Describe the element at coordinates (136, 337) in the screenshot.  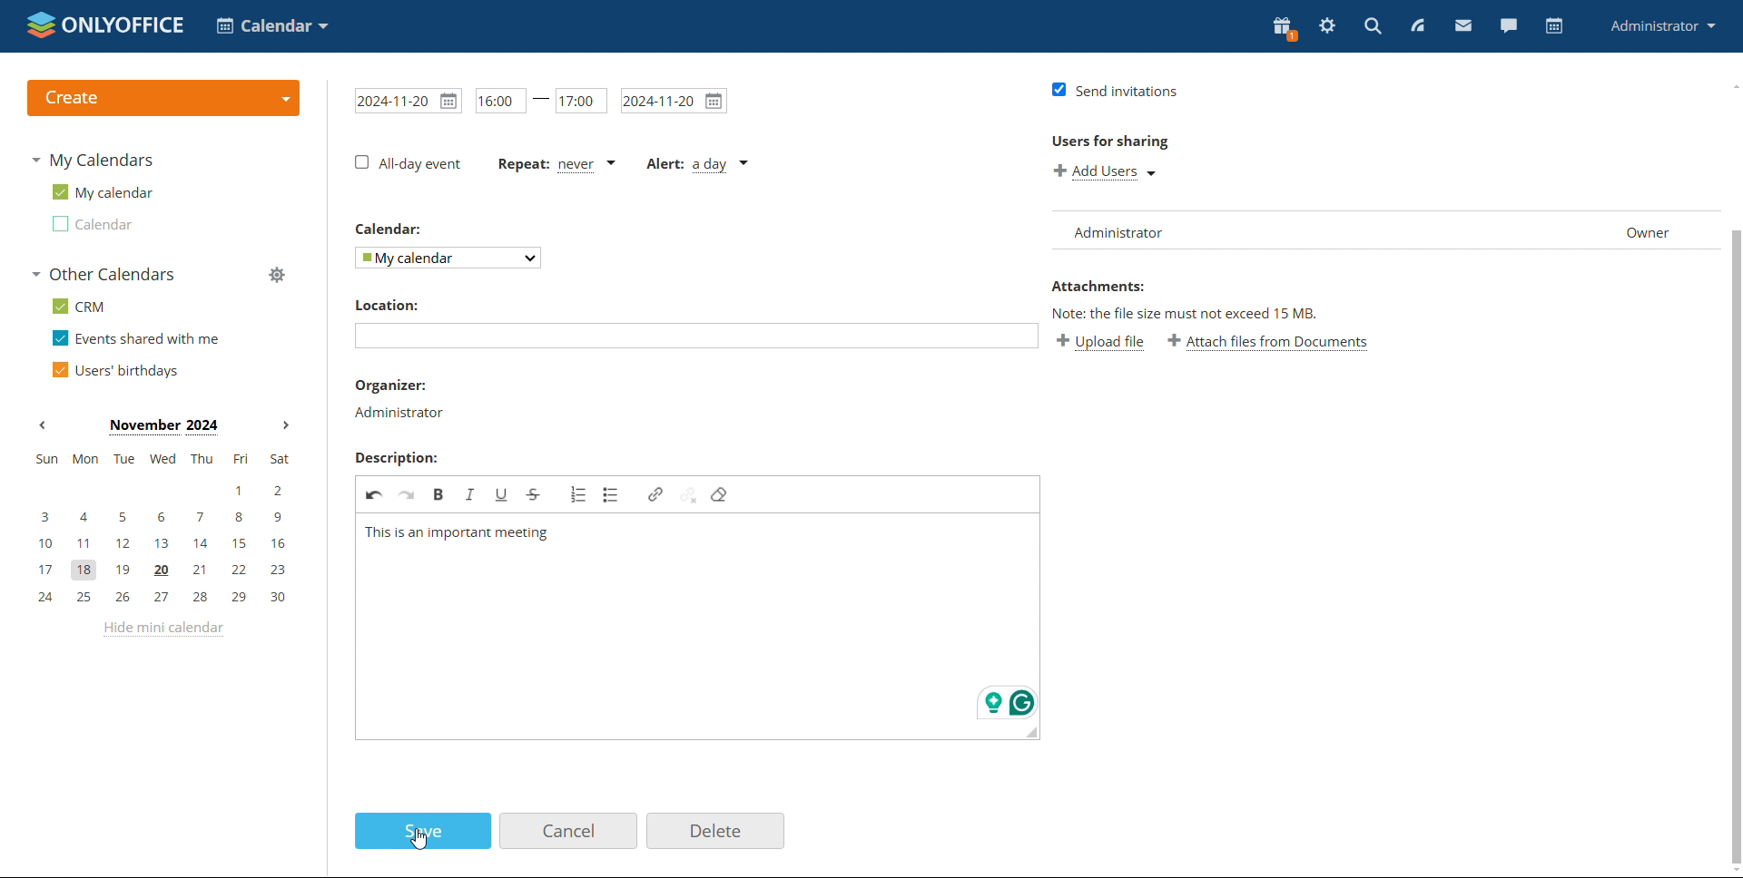
I see `events shared with me` at that location.